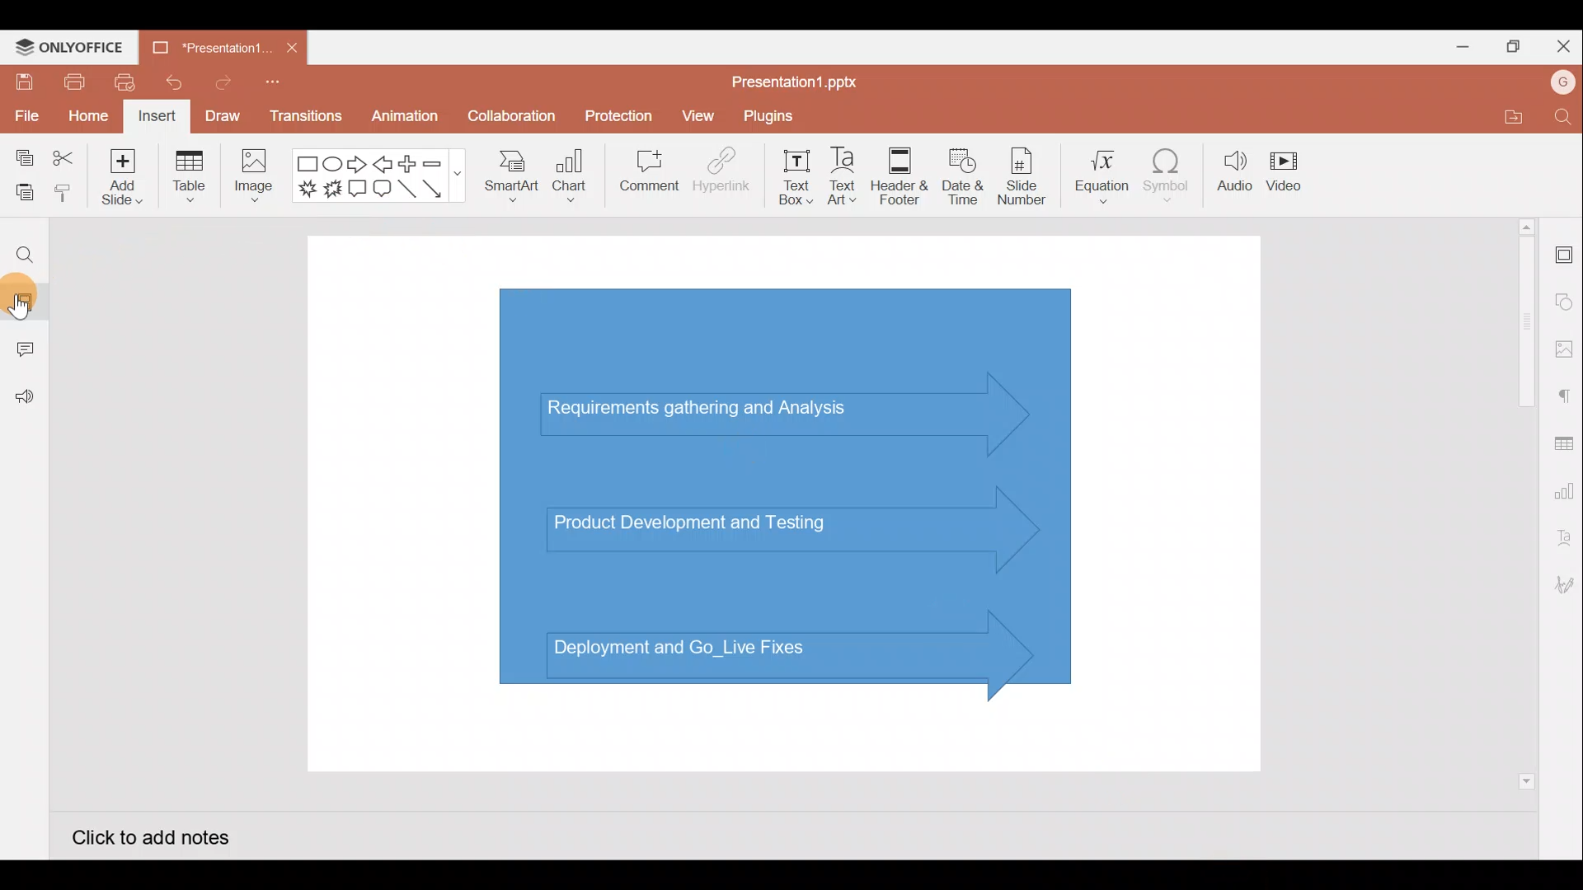 This screenshot has height=890, width=1583. I want to click on Add slide, so click(119, 180).